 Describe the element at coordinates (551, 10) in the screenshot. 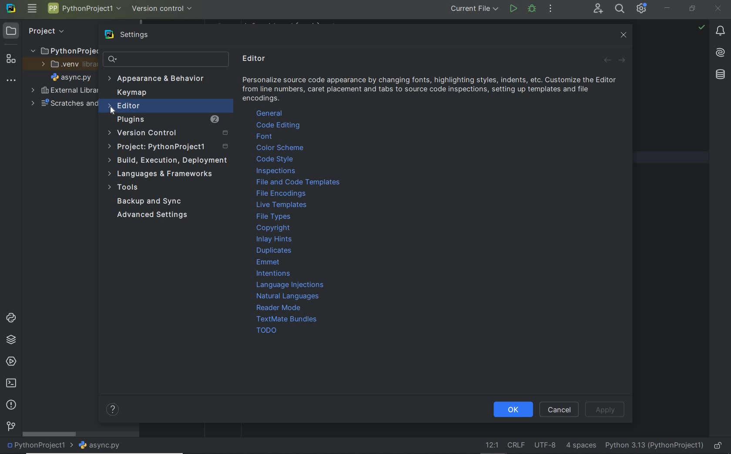

I see `more actions` at that location.